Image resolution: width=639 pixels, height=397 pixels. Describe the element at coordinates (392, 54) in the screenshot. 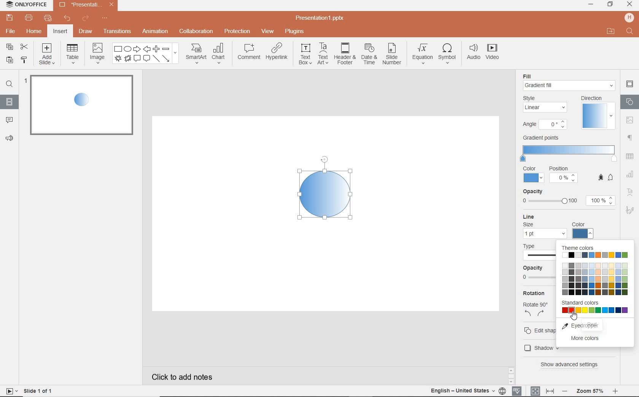

I see `slide number` at that location.